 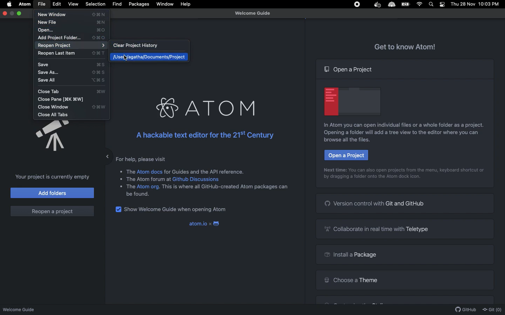 What do you see at coordinates (351, 279) in the screenshot?
I see `Choose a theme` at bounding box center [351, 279].